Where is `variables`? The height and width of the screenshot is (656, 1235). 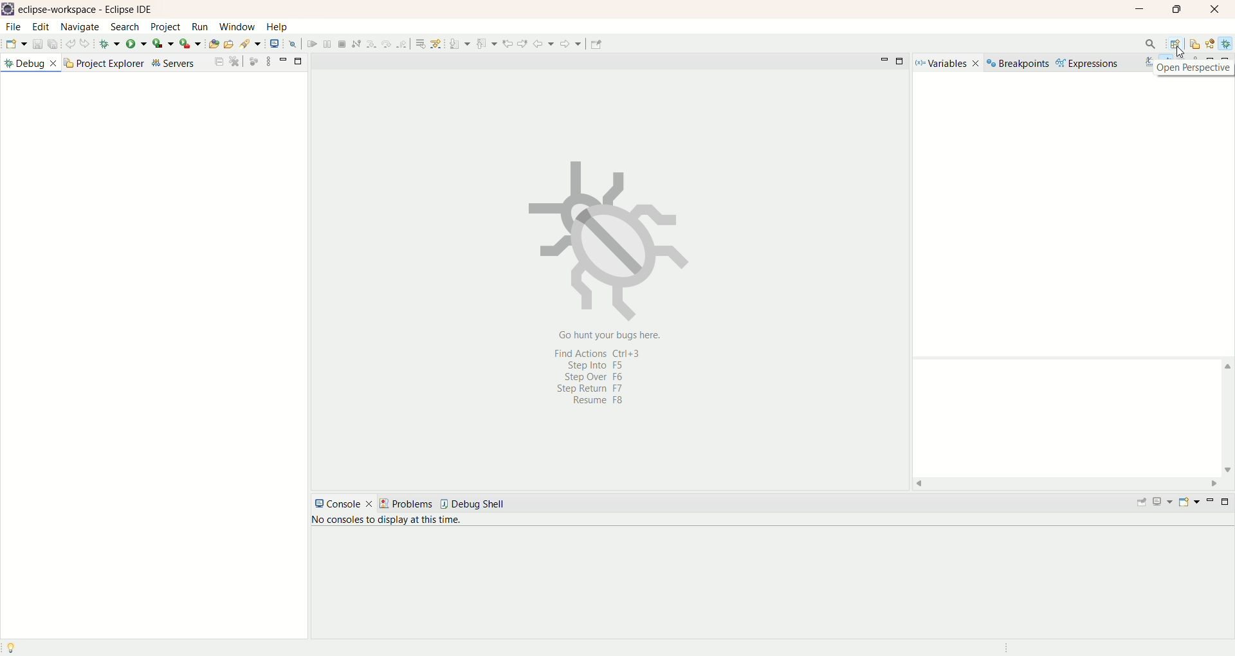
variables is located at coordinates (947, 62).